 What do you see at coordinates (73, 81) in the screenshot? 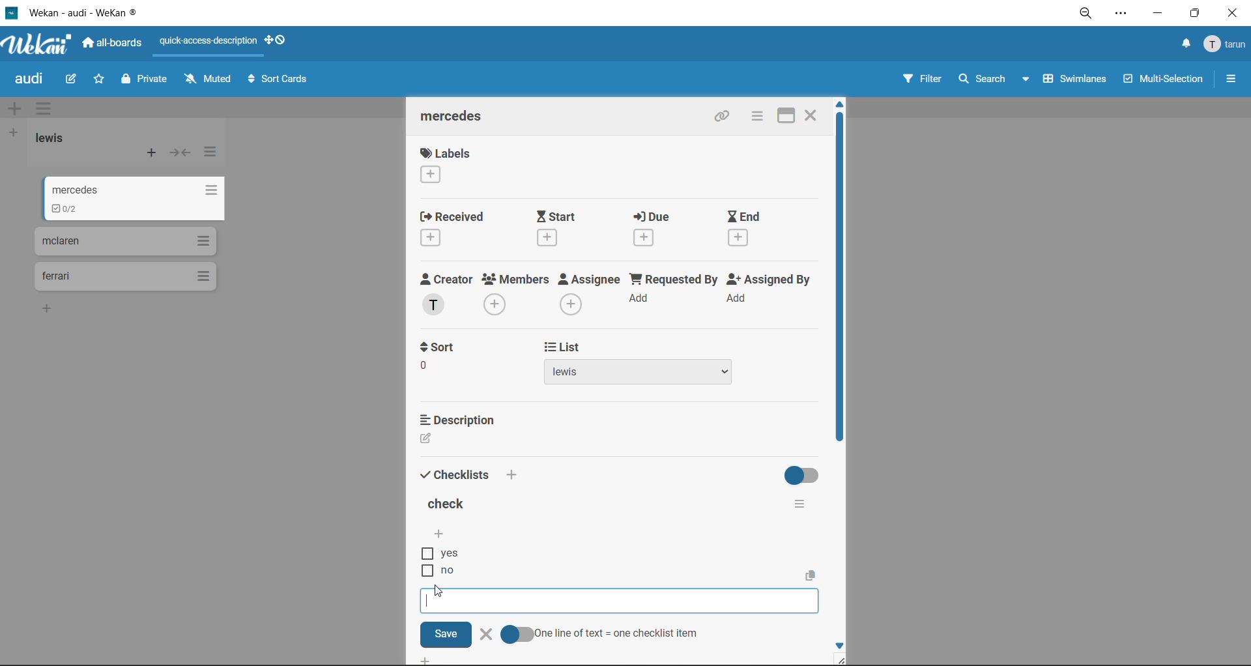
I see `edit` at bounding box center [73, 81].